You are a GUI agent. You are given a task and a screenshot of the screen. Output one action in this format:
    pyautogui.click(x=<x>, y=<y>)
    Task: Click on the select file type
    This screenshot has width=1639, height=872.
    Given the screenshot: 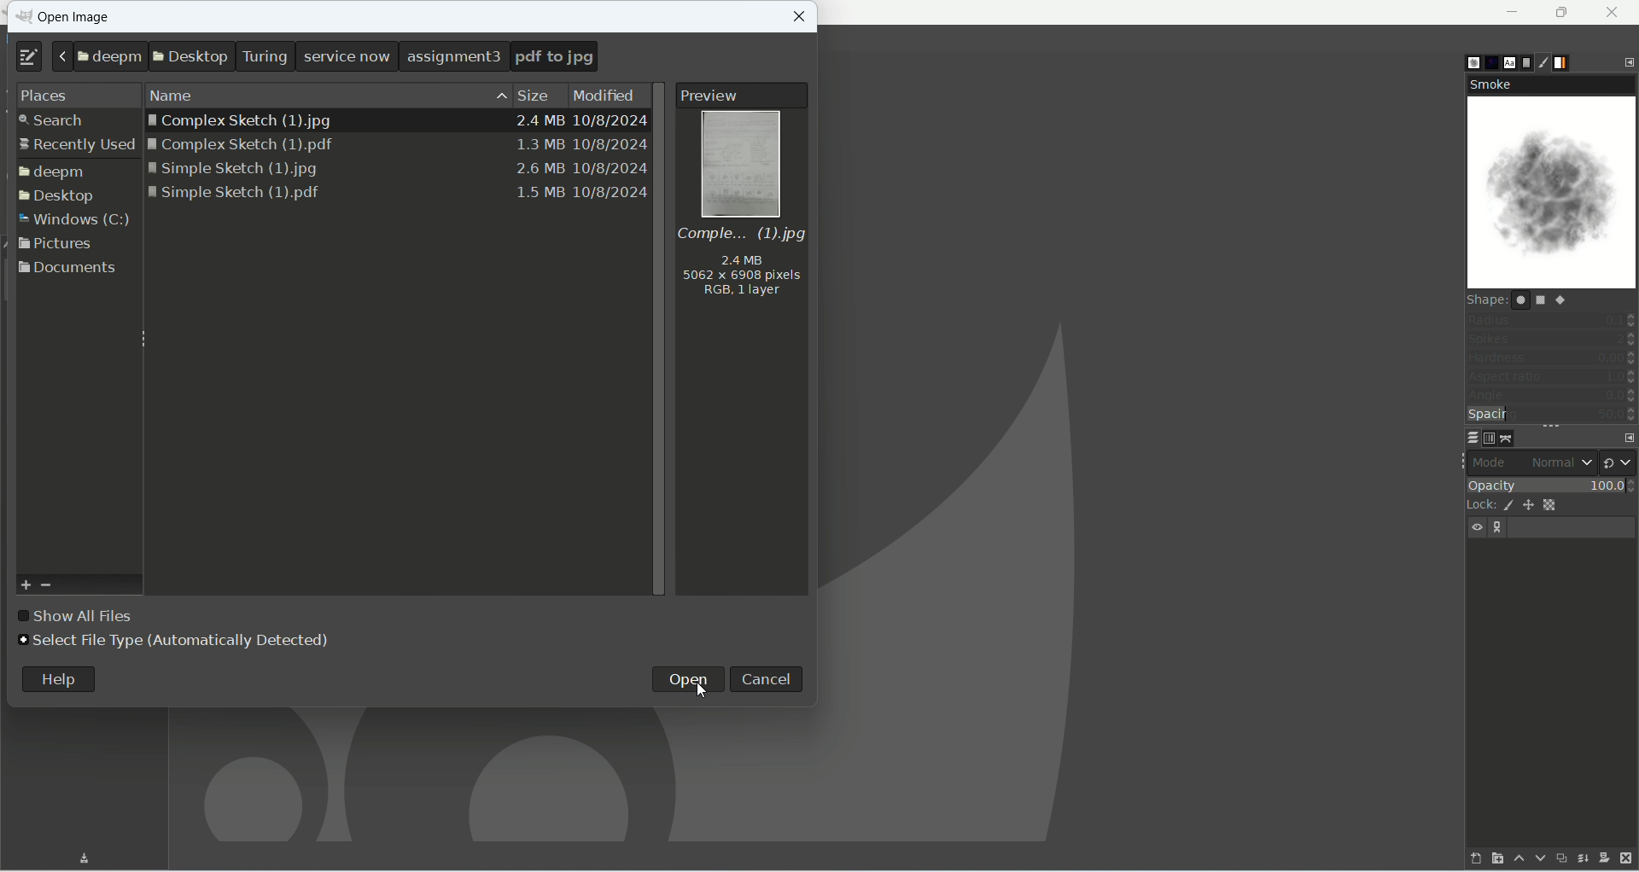 What is the action you would take?
    pyautogui.click(x=177, y=641)
    